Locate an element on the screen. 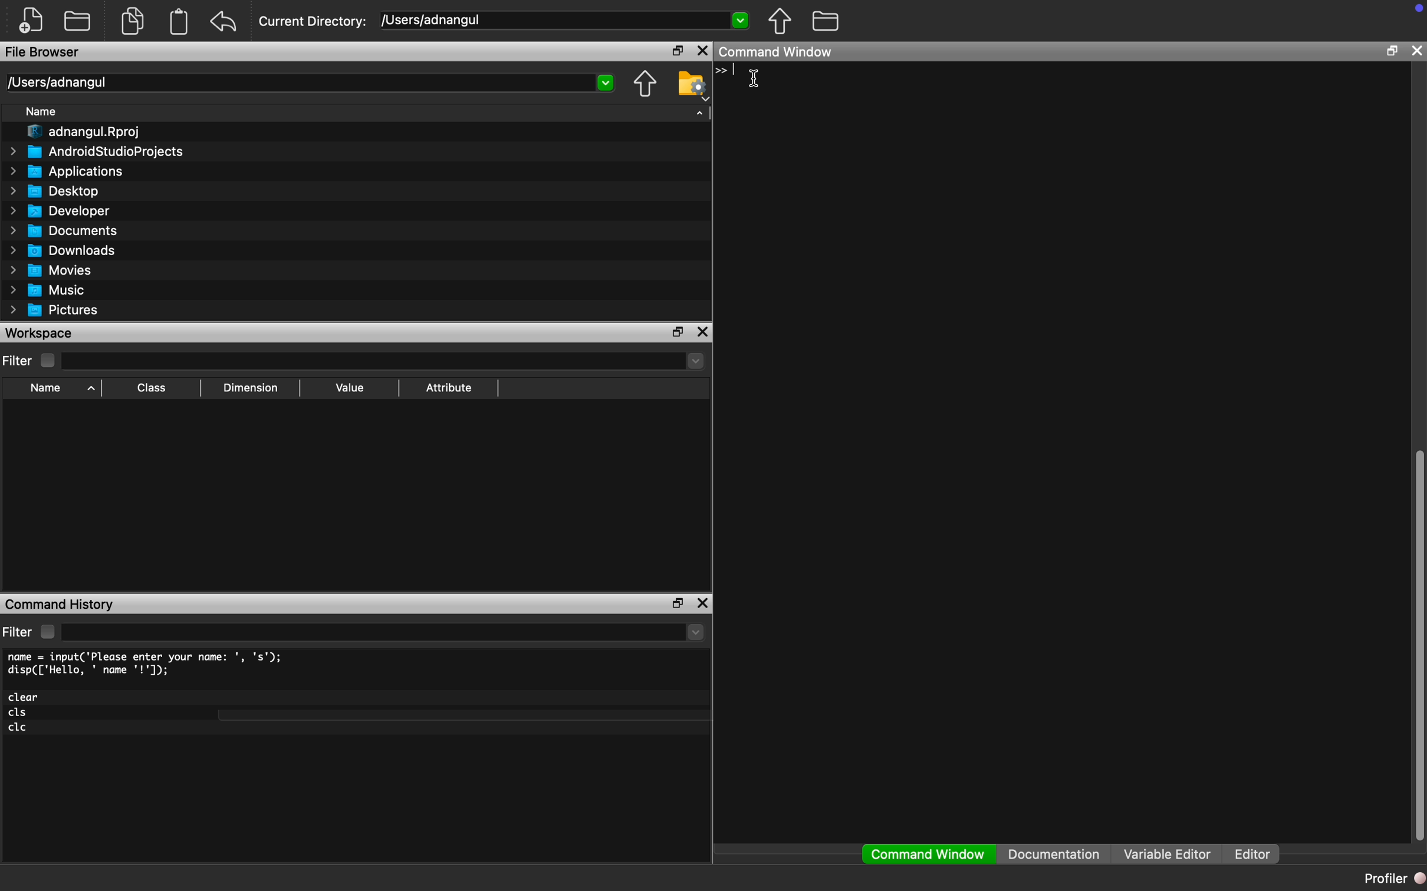 The height and width of the screenshot is (891, 1427). icon is located at coordinates (722, 71).